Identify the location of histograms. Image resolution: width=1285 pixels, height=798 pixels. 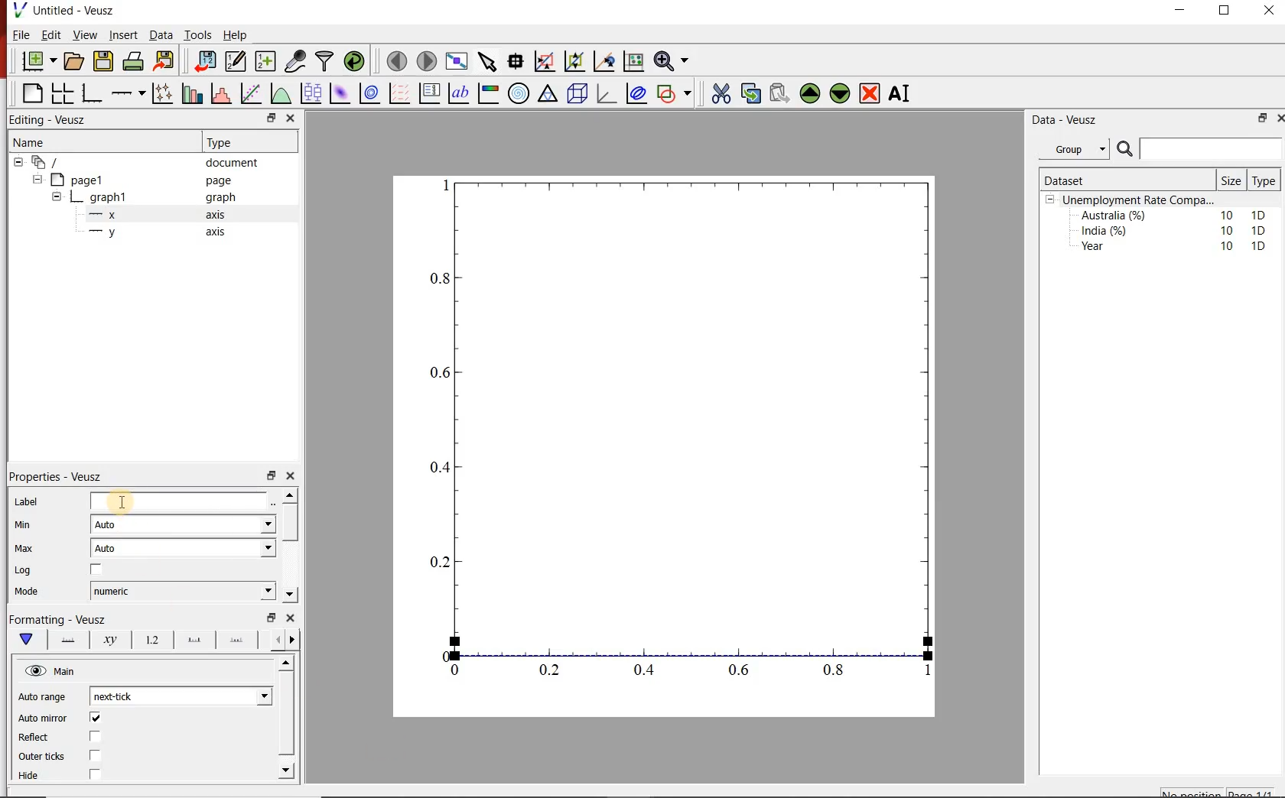
(220, 93).